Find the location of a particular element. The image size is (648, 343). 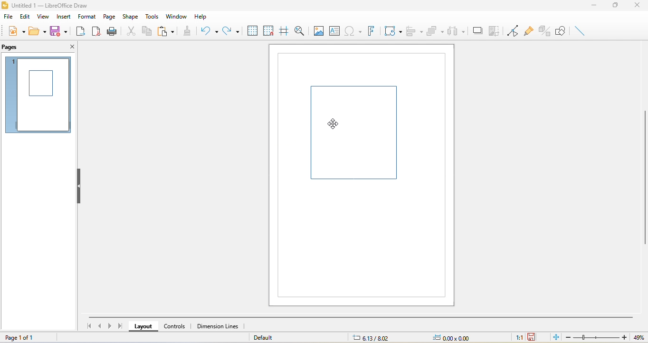

help is located at coordinates (202, 16).